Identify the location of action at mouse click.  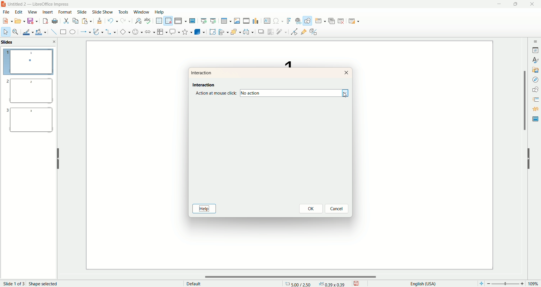
(217, 93).